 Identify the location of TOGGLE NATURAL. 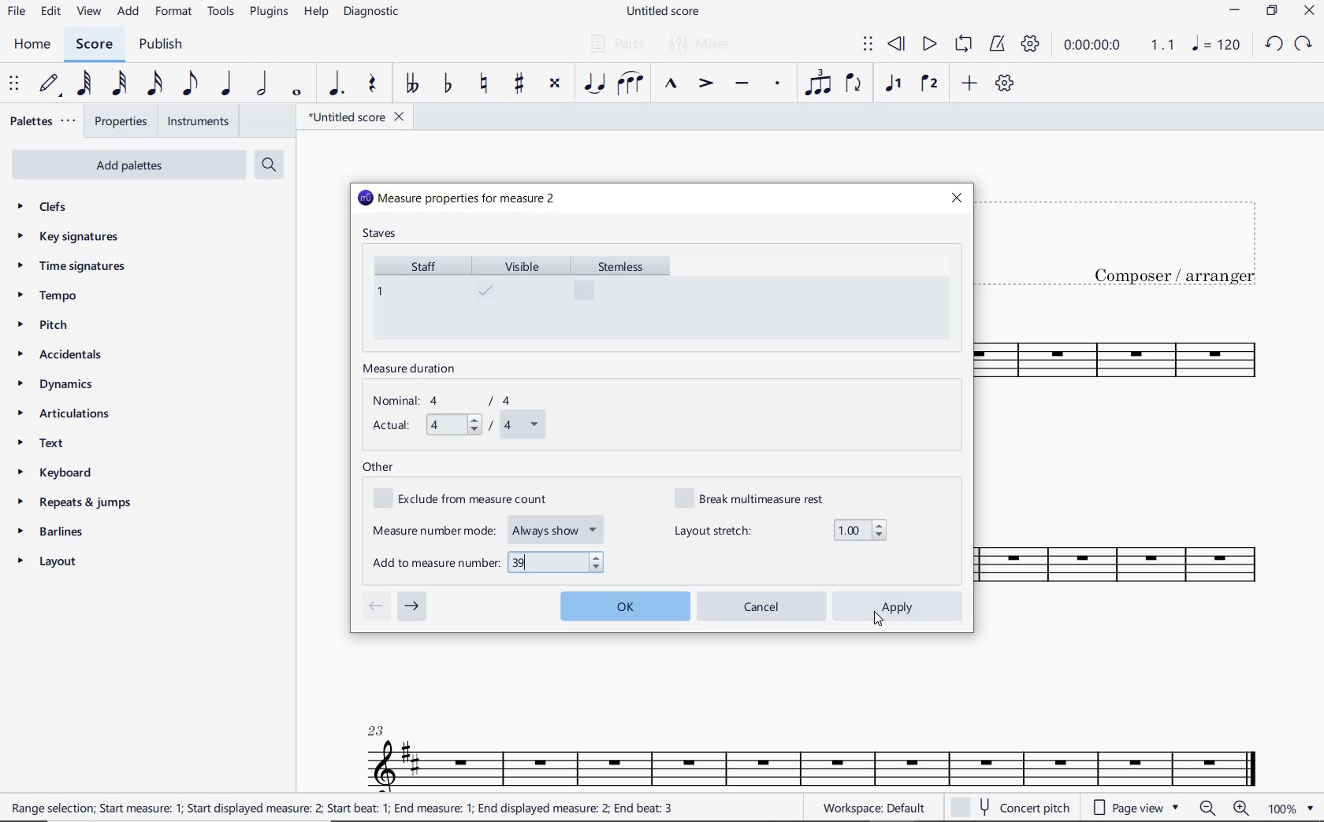
(486, 84).